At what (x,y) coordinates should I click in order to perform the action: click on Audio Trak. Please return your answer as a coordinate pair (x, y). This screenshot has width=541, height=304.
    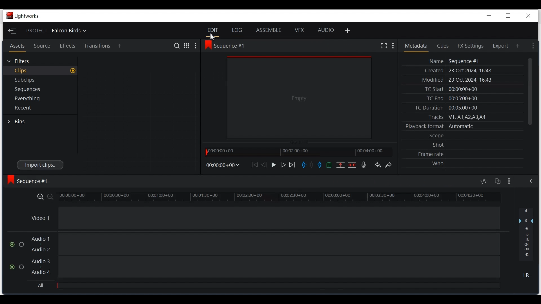
    Looking at the image, I should click on (253, 255).